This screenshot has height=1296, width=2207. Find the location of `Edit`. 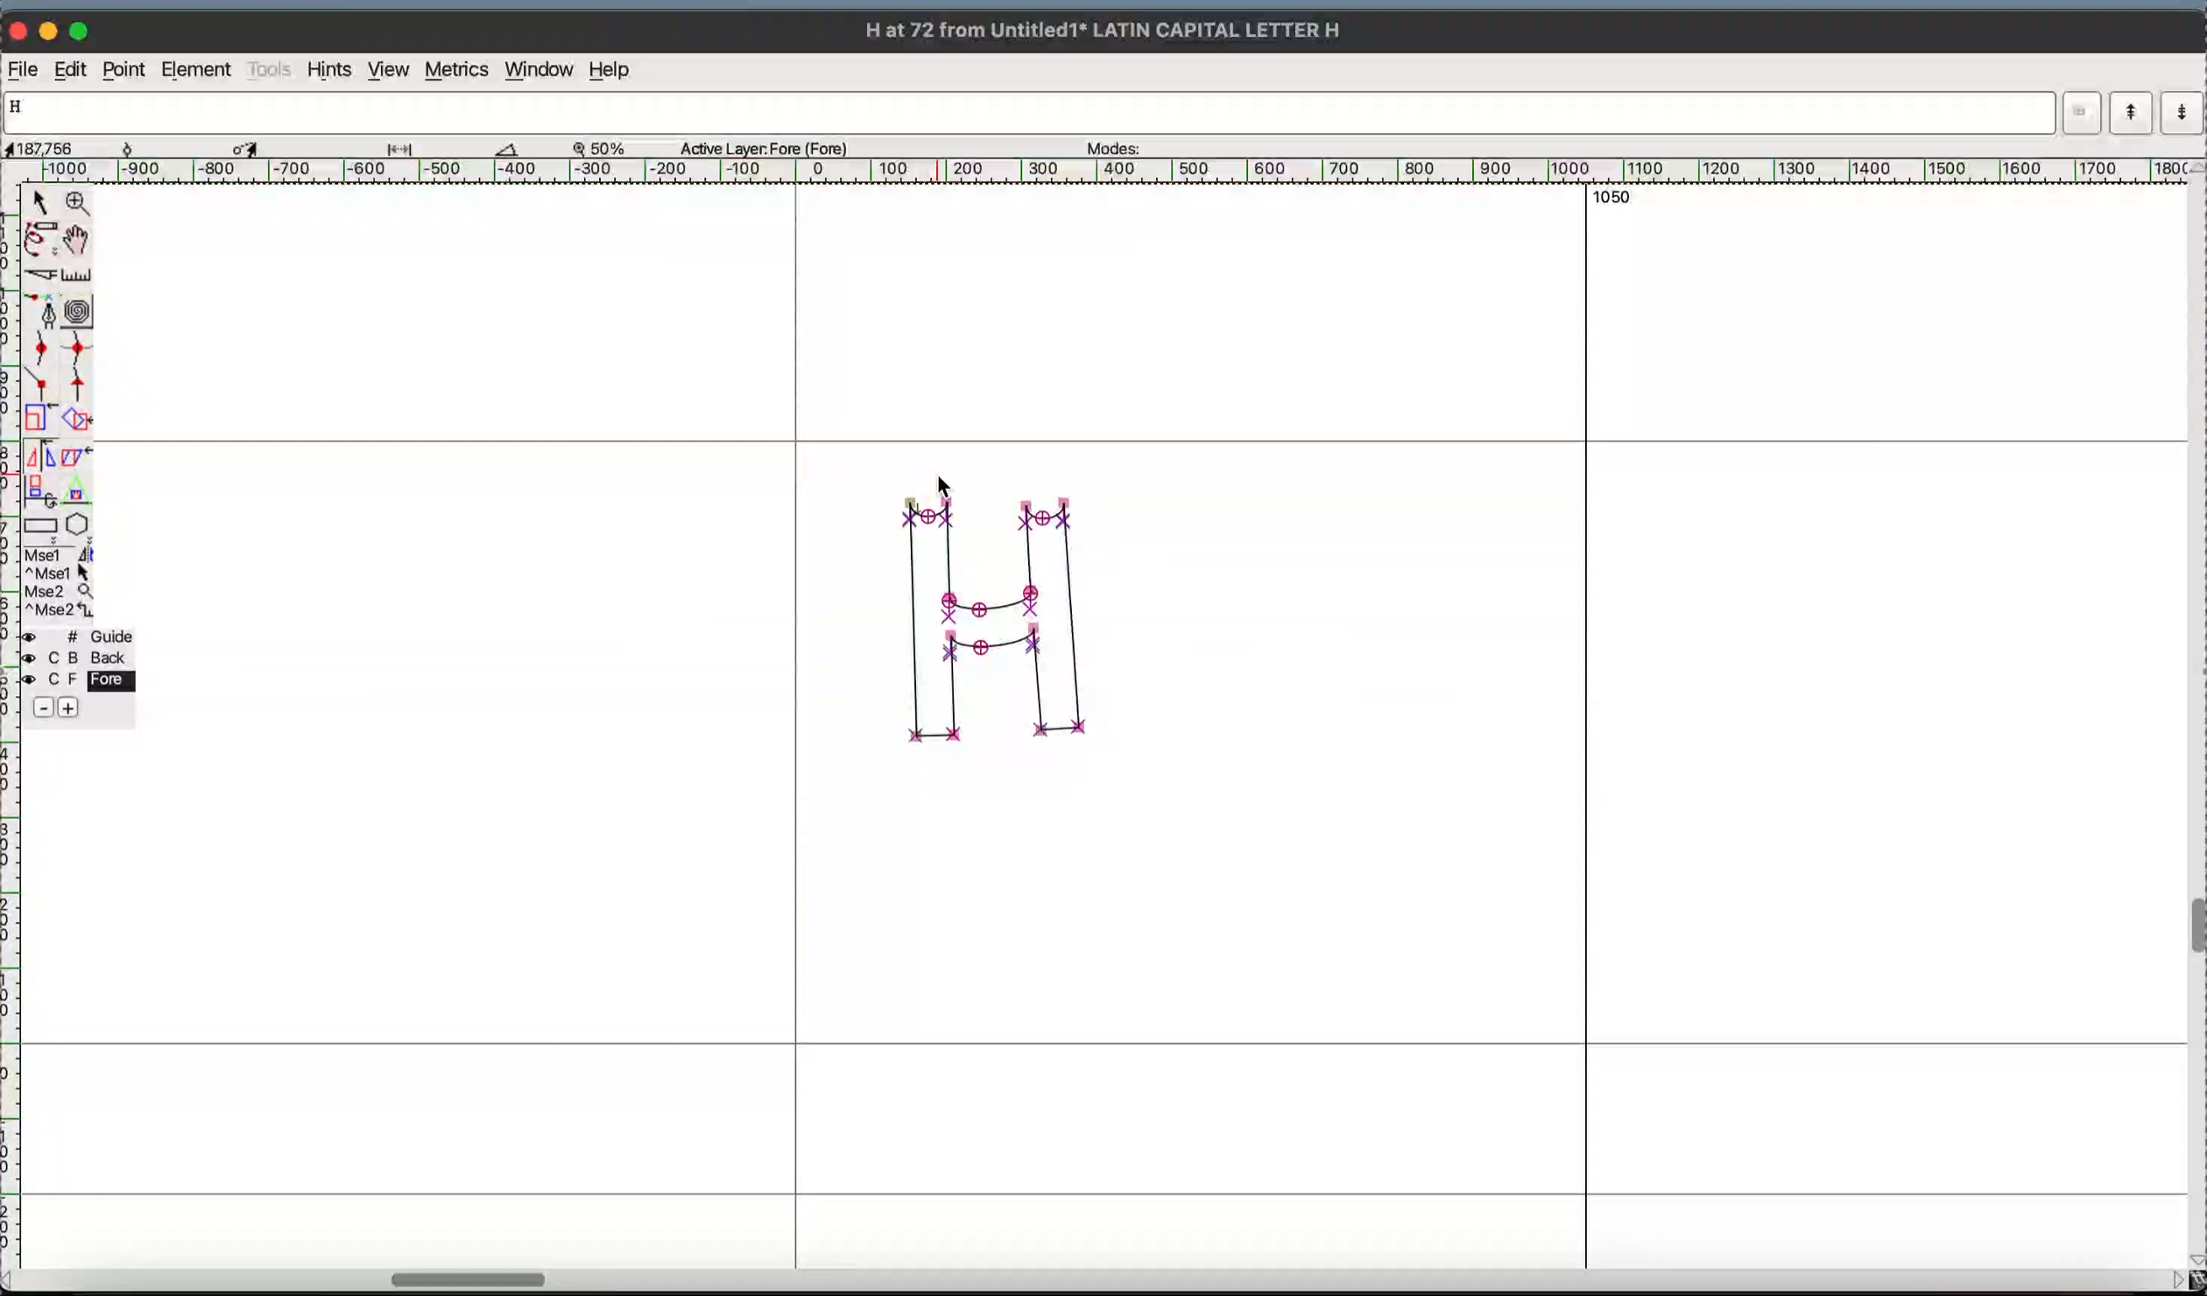

Edit is located at coordinates (72, 68).